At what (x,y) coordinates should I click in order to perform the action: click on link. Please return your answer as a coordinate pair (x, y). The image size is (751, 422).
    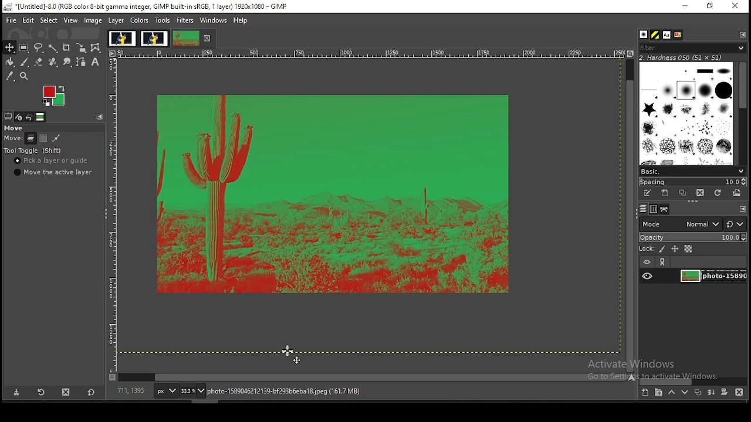
    Looking at the image, I should click on (664, 262).